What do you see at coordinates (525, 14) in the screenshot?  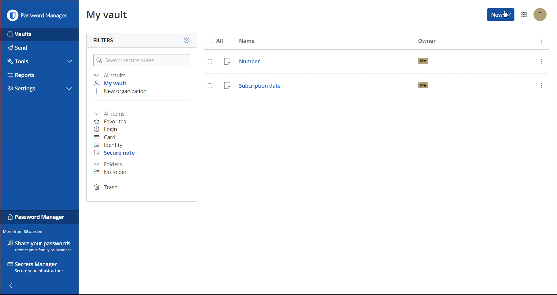 I see `Options` at bounding box center [525, 14].